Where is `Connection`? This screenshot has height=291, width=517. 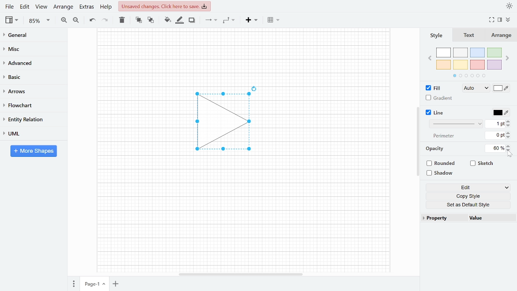 Connection is located at coordinates (211, 20).